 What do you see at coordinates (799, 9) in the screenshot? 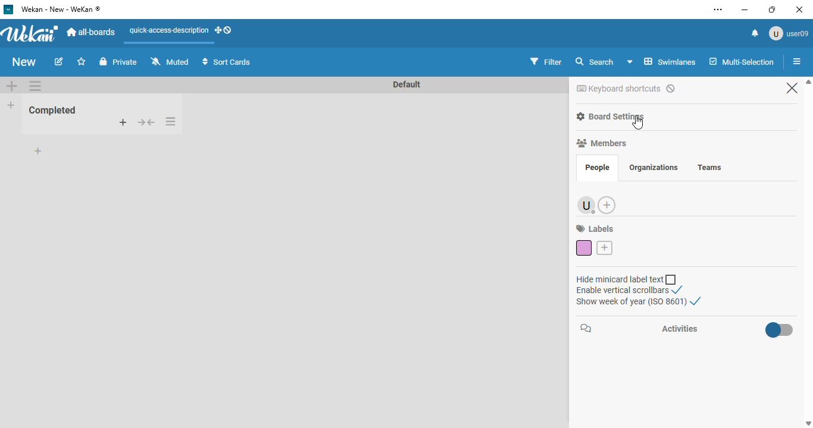
I see `close` at bounding box center [799, 9].